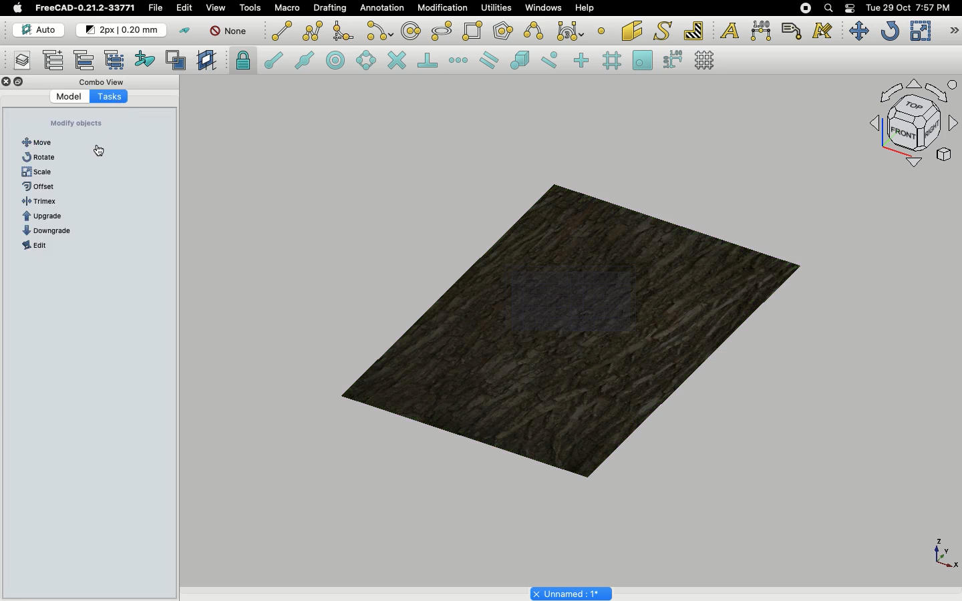 The width and height of the screenshot is (962, 601). What do you see at coordinates (109, 95) in the screenshot?
I see `Tasks` at bounding box center [109, 95].